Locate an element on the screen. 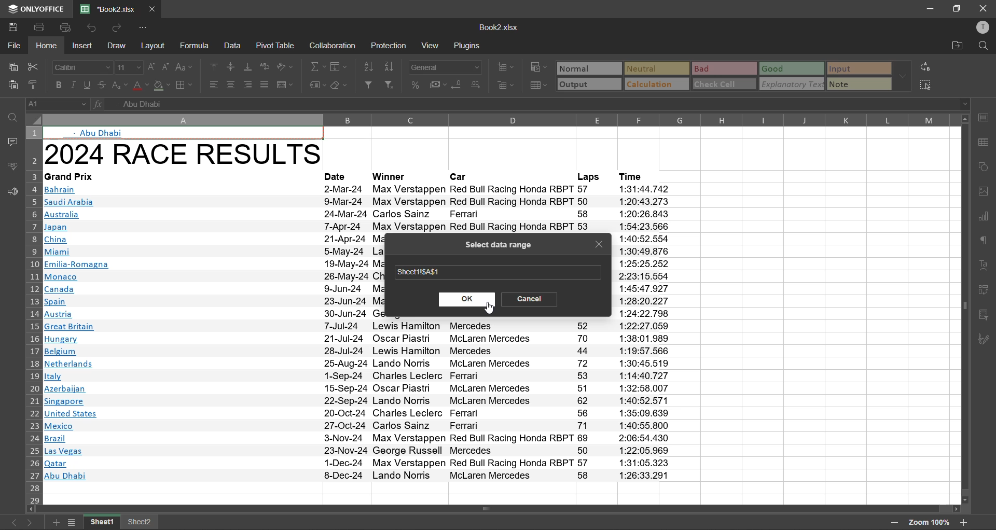  underline is located at coordinates (87, 86).